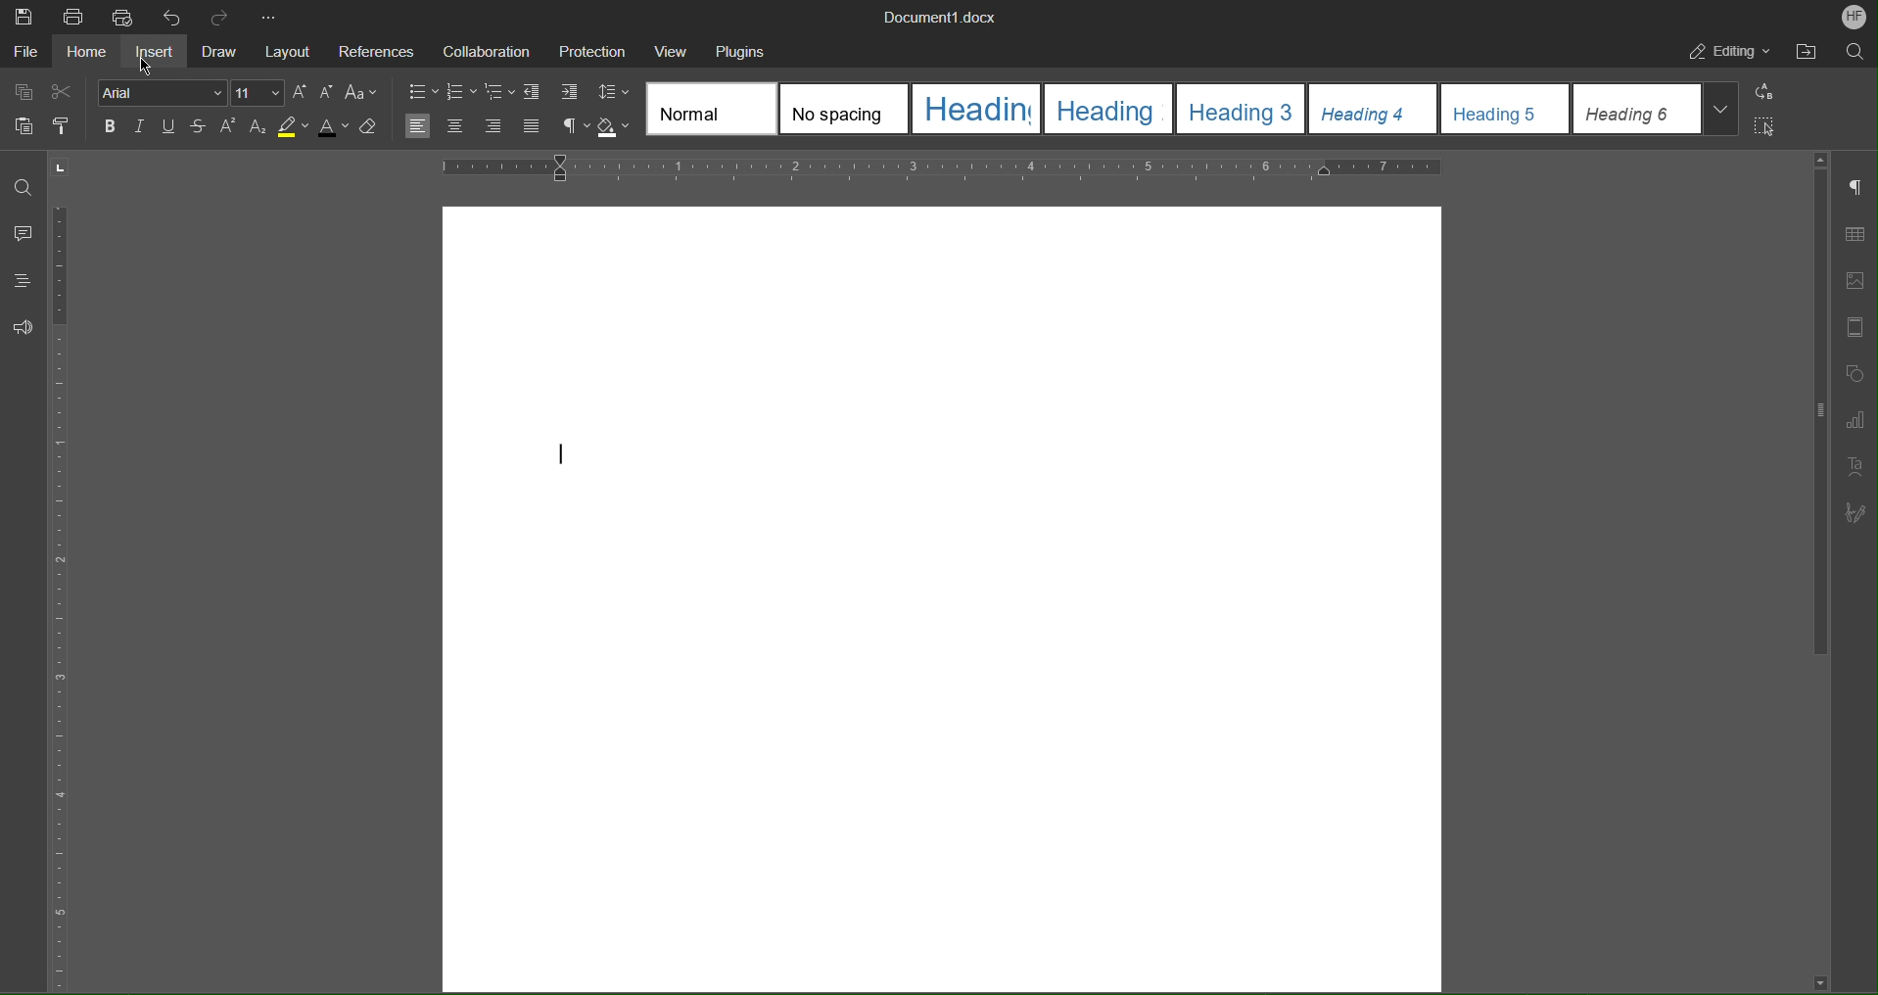 The height and width of the screenshot is (995, 1878). I want to click on Print , so click(74, 15).